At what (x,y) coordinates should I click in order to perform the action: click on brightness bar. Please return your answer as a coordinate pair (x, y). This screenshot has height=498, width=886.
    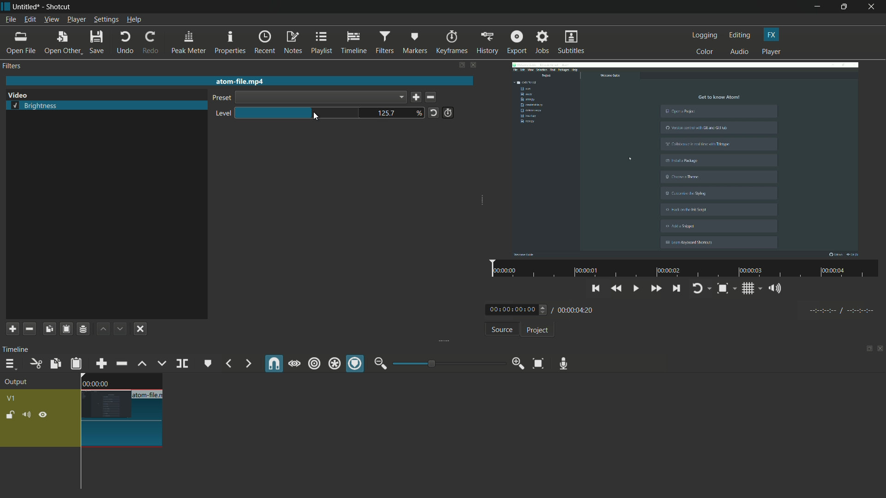
    Looking at the image, I should click on (298, 113).